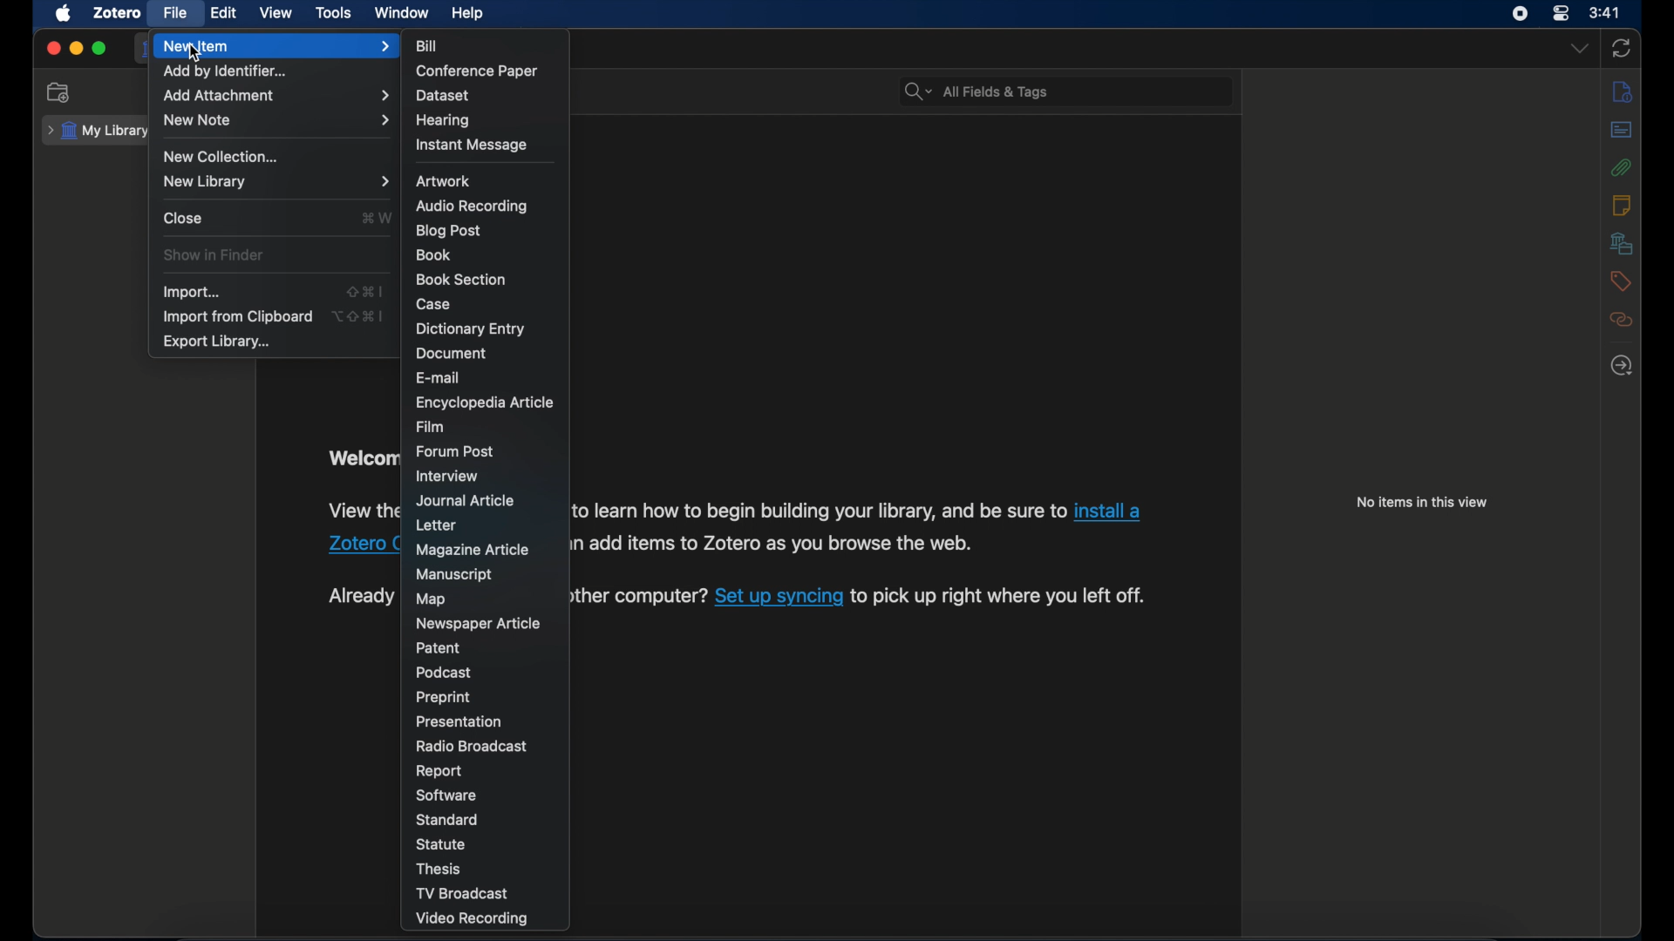  What do you see at coordinates (197, 54) in the screenshot?
I see `cursor` at bounding box center [197, 54].